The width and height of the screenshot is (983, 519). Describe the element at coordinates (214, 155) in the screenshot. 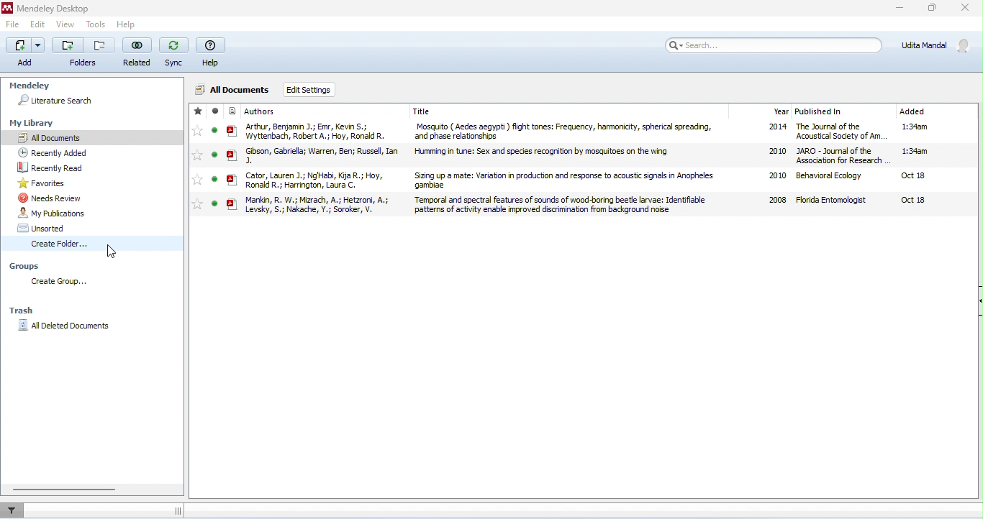

I see `mark as read` at that location.